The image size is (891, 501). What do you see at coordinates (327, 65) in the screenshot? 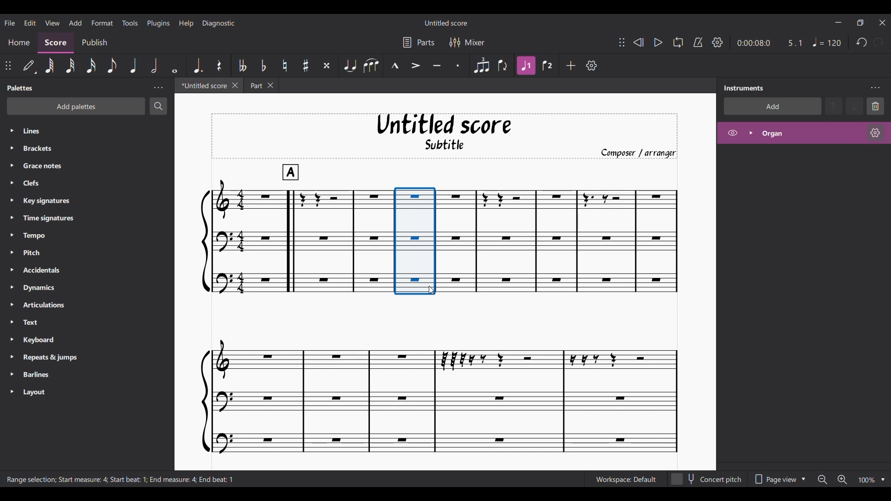
I see `Toggle double sharp` at bounding box center [327, 65].